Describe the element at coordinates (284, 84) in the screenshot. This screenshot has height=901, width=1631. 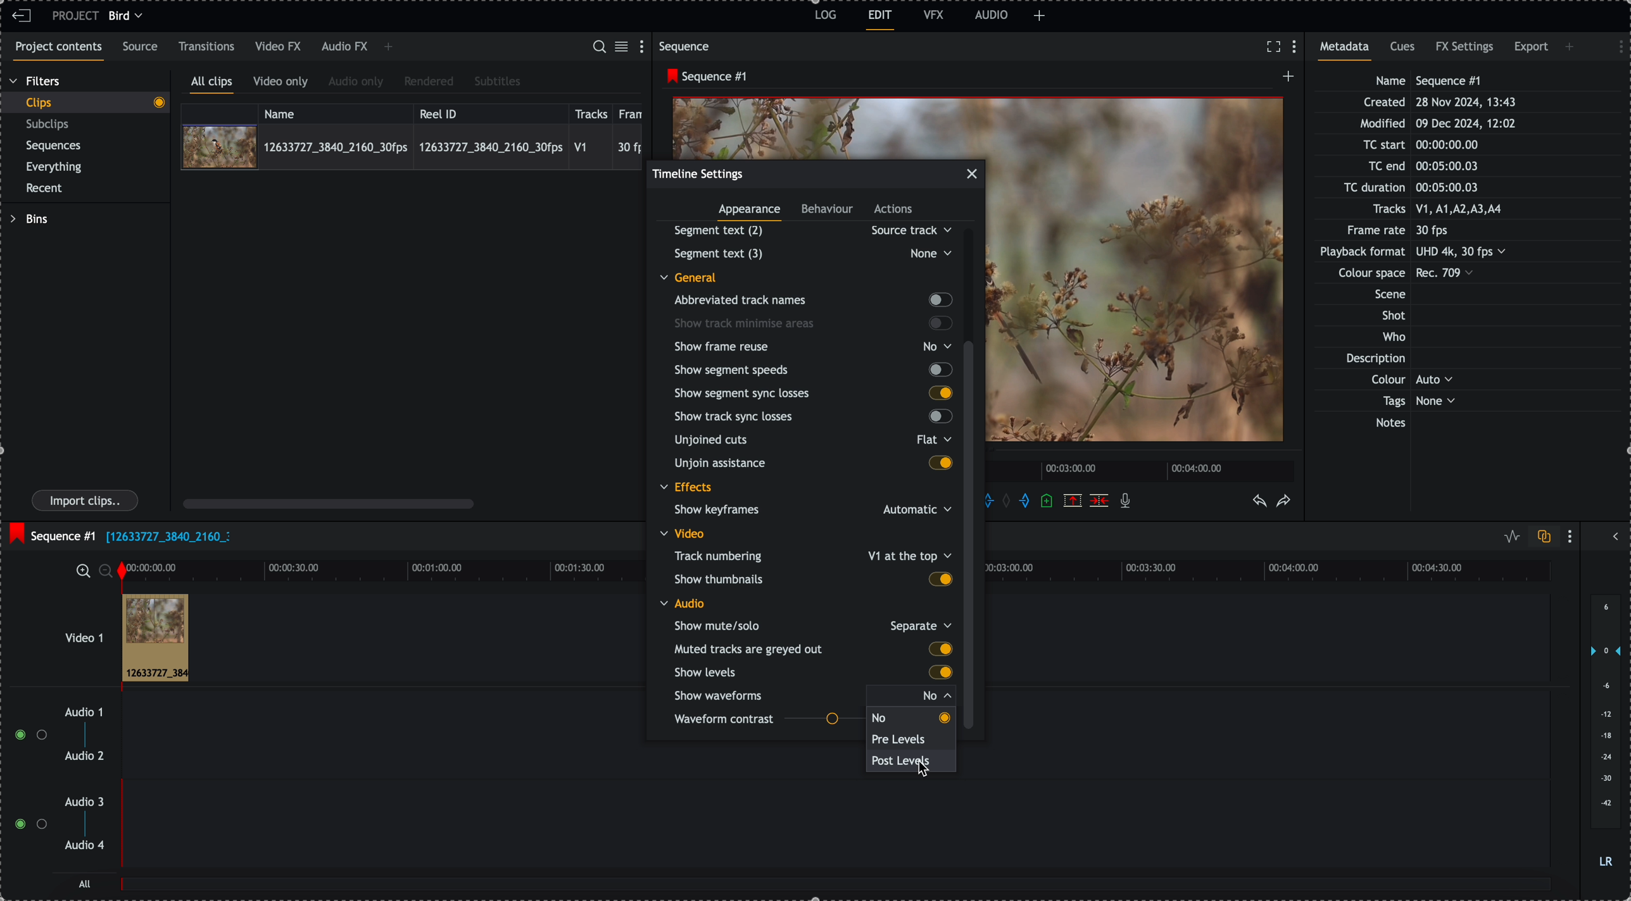
I see `video only` at that location.